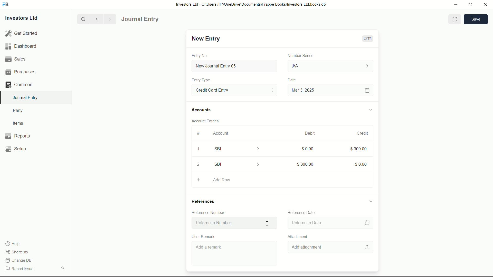 This screenshot has width=493, height=277. What do you see at coordinates (155, 19) in the screenshot?
I see `Journal entry` at bounding box center [155, 19].